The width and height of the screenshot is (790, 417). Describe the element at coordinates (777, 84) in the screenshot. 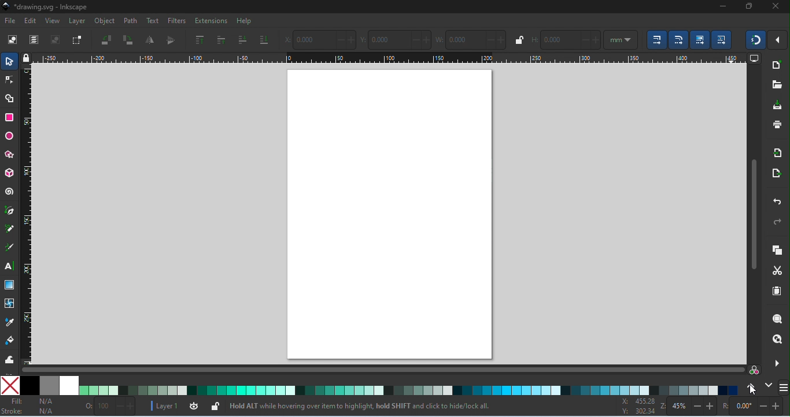

I see `open` at that location.